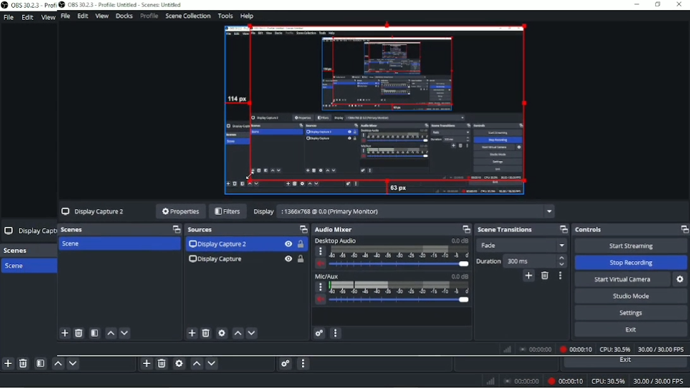  What do you see at coordinates (250, 15) in the screenshot?
I see `Help` at bounding box center [250, 15].